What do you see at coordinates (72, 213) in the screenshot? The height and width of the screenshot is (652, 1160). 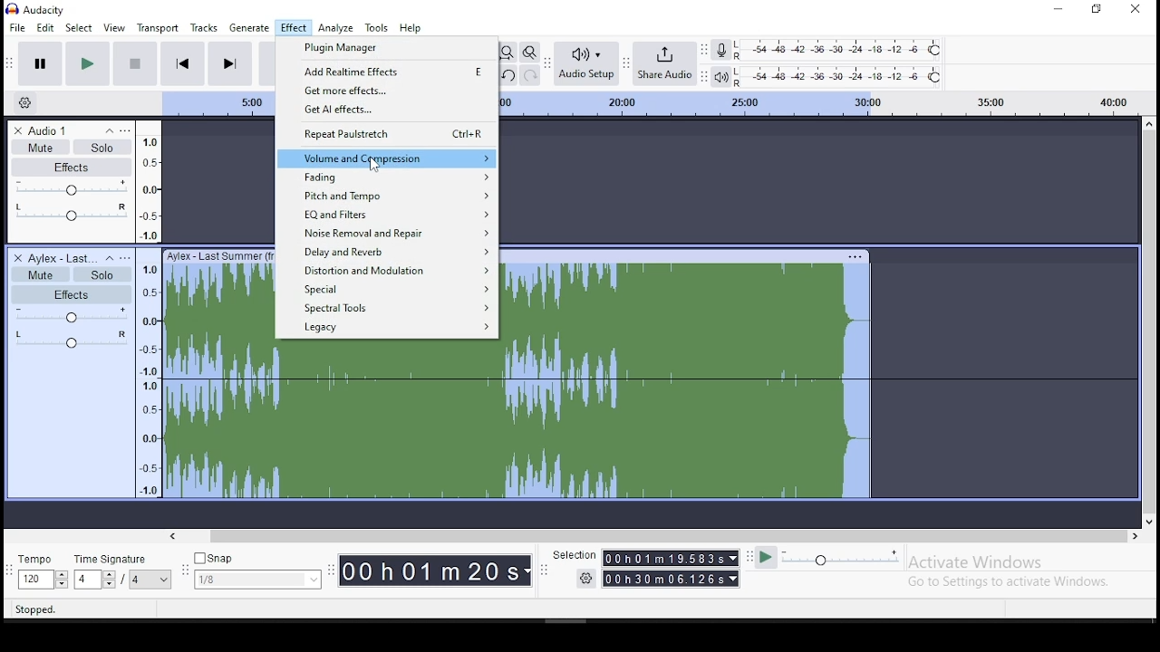 I see `pan` at bounding box center [72, 213].